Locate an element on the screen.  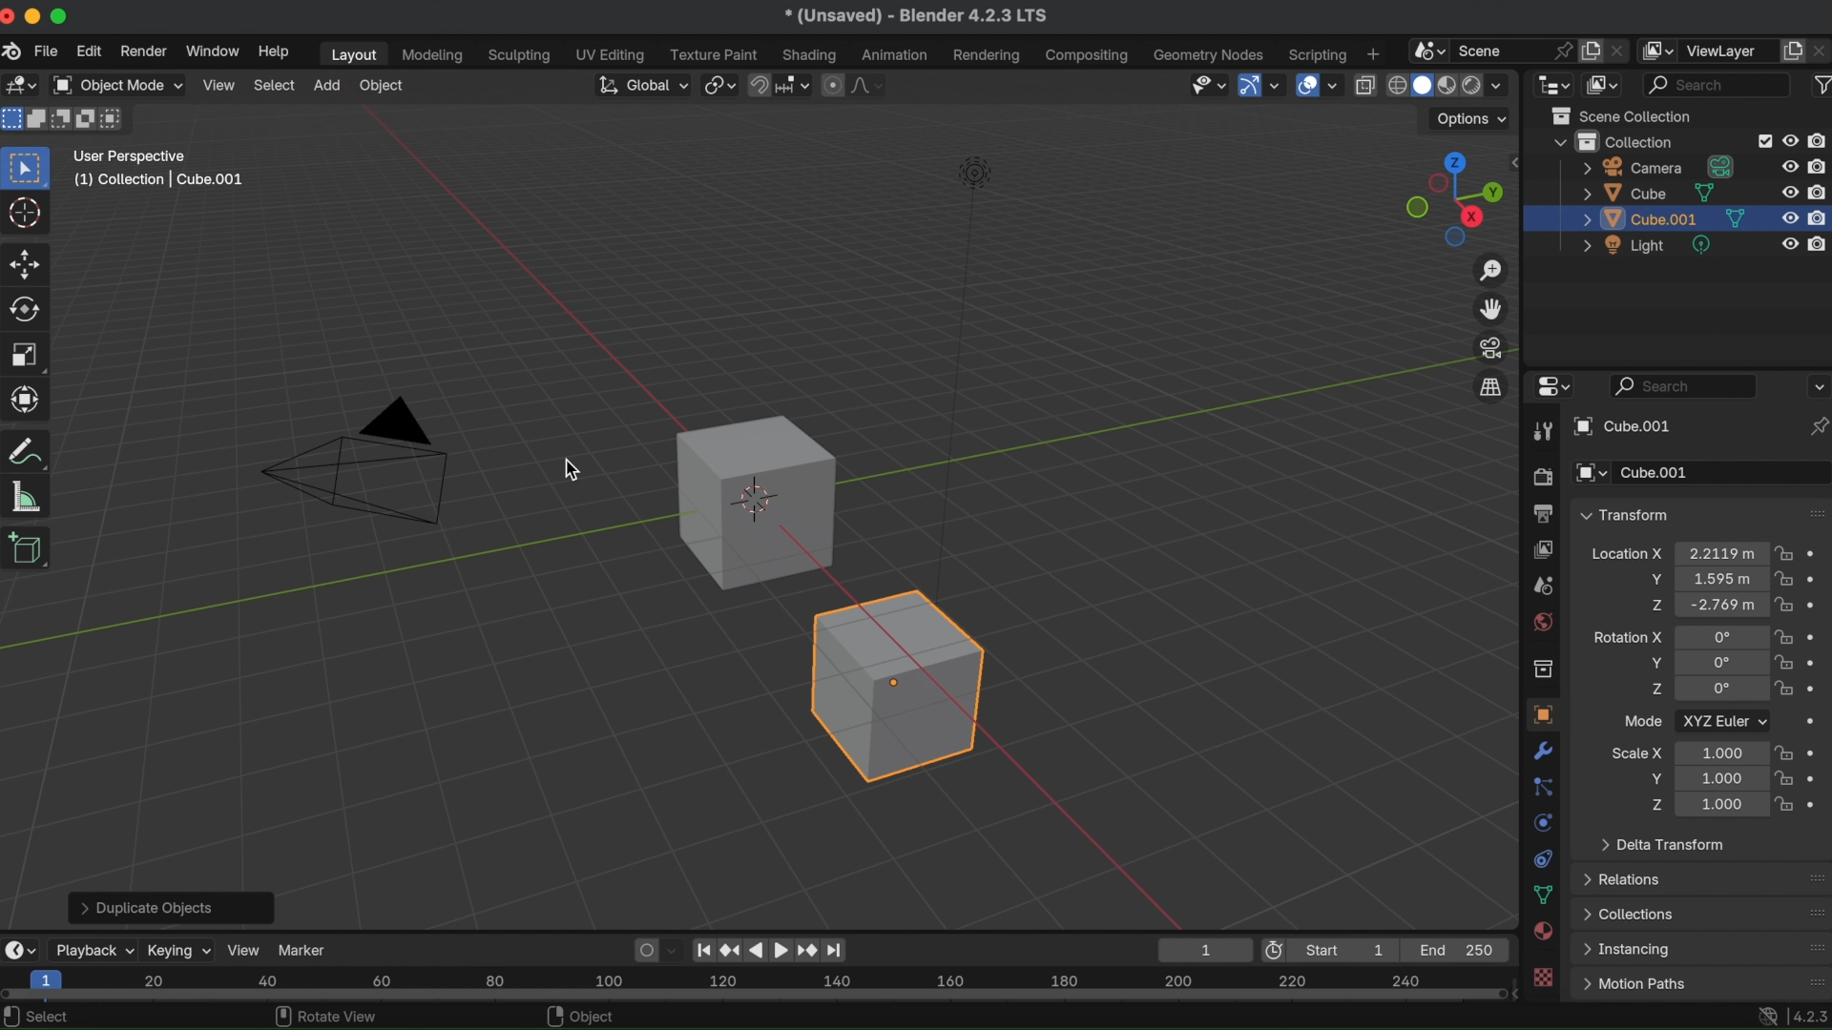
location Y is located at coordinates (1653, 579).